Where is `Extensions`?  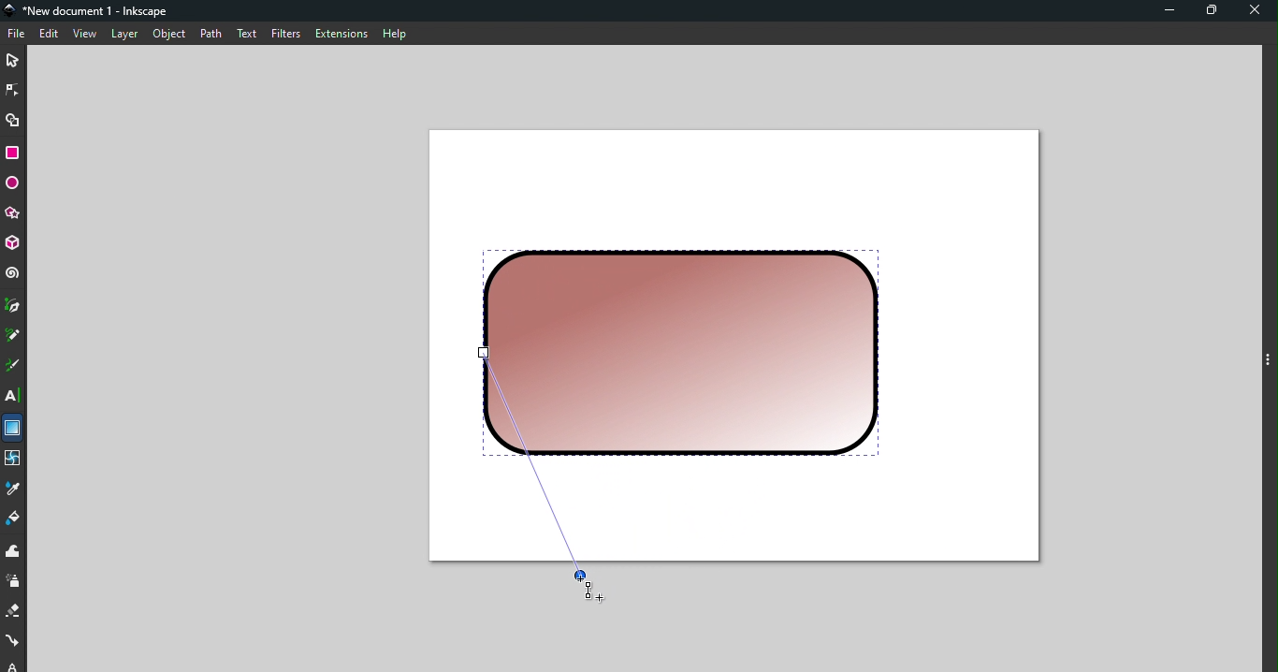
Extensions is located at coordinates (340, 34).